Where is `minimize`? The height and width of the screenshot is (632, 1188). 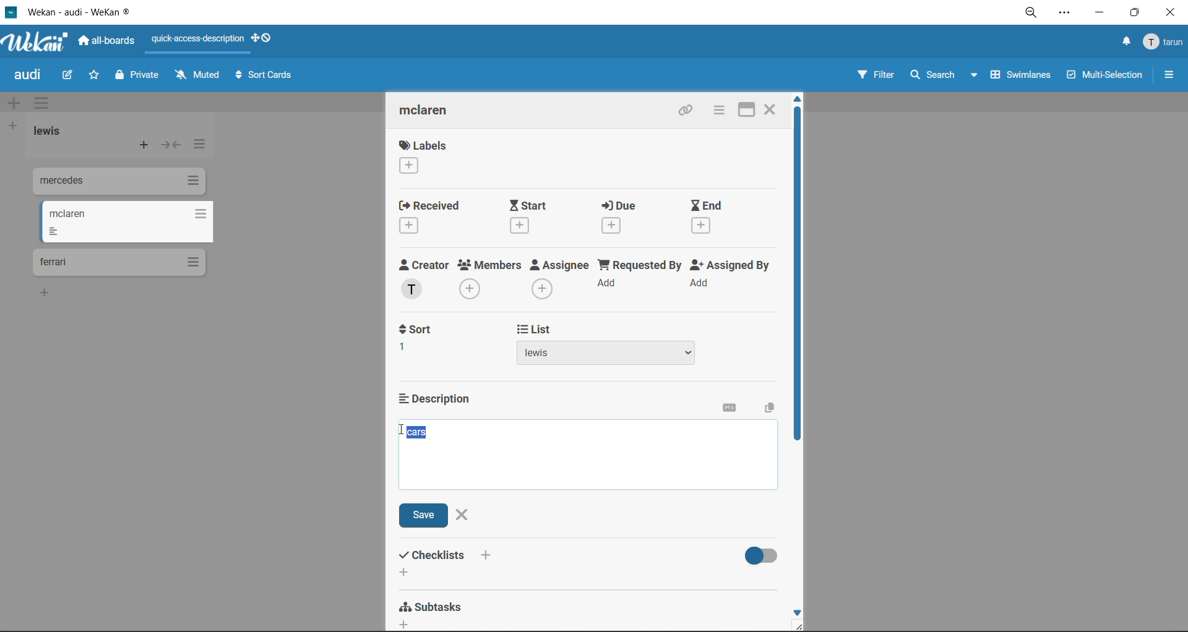
minimize is located at coordinates (1098, 11).